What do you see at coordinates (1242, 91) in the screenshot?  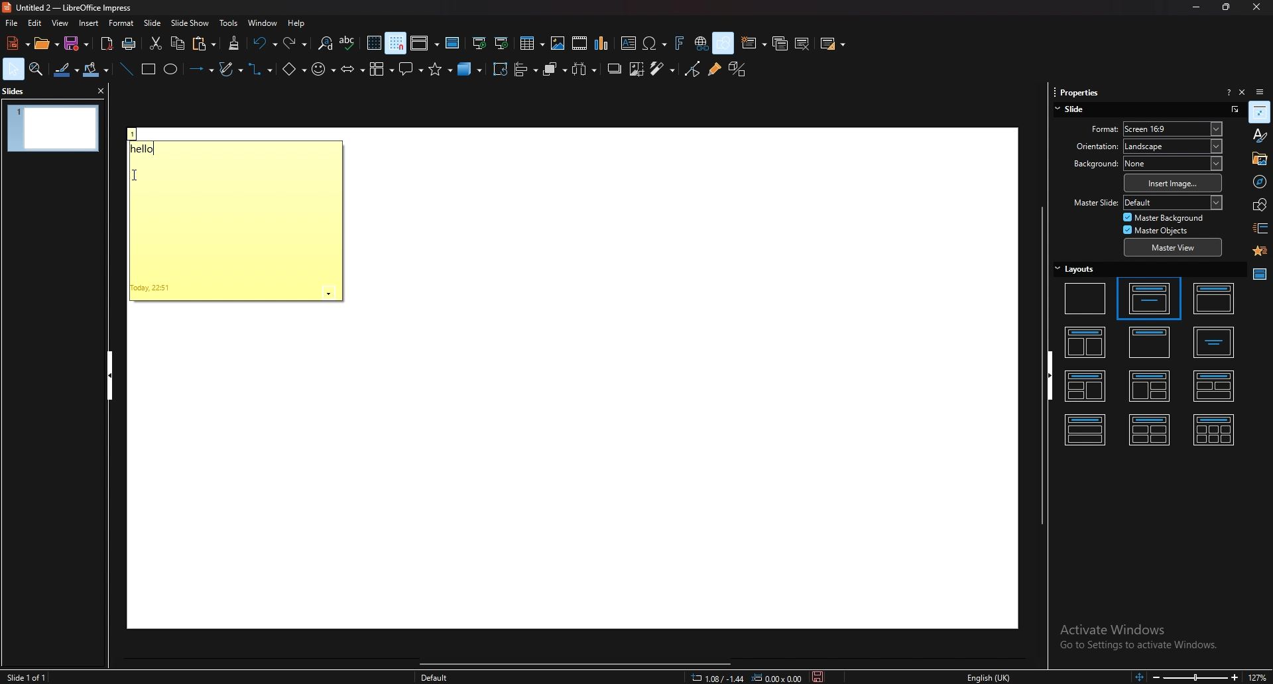 I see `close sidebar` at bounding box center [1242, 91].